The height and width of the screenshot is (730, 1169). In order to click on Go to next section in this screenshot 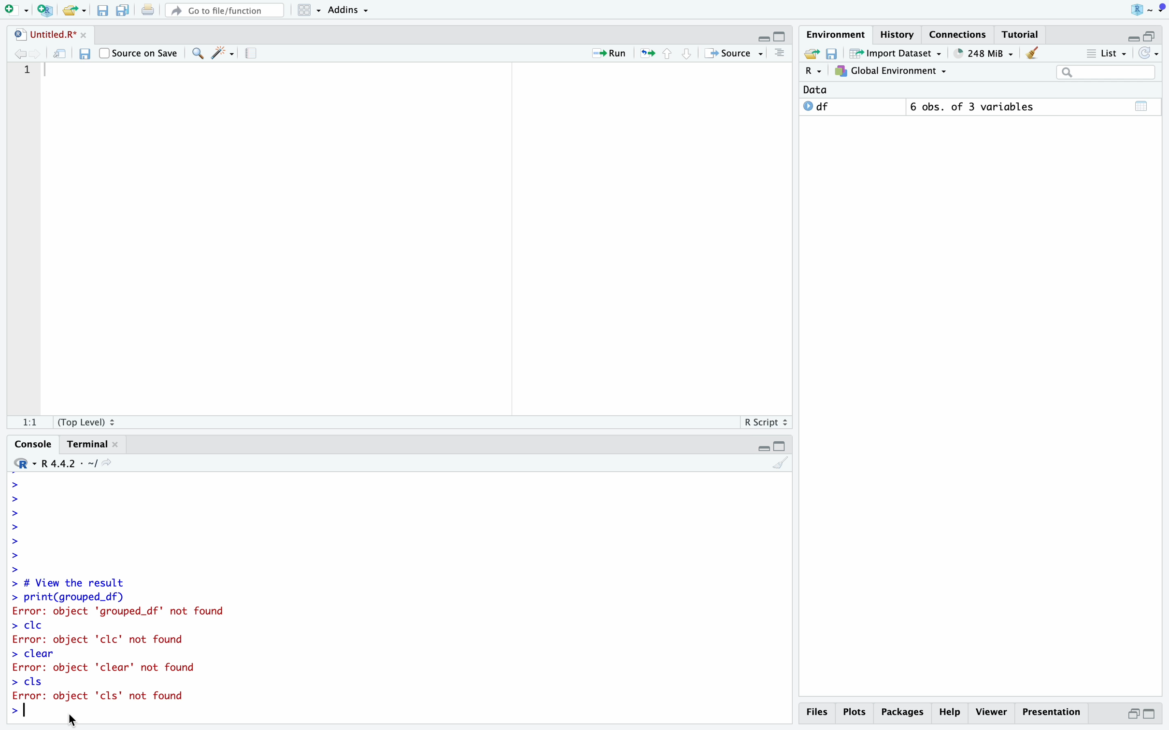, I will do `click(686, 53)`.